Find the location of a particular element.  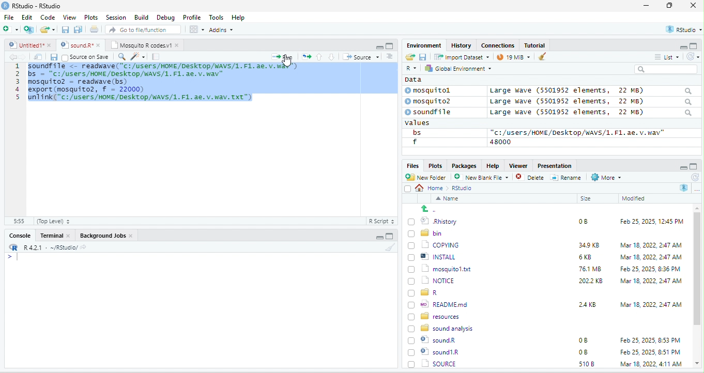

(7) 1 NOTICE is located at coordinates (430, 281).